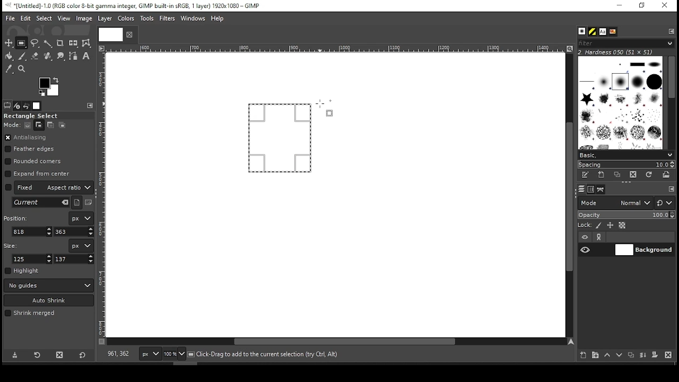 This screenshot has height=382, width=679. What do you see at coordinates (667, 175) in the screenshot?
I see `open brush as image` at bounding box center [667, 175].